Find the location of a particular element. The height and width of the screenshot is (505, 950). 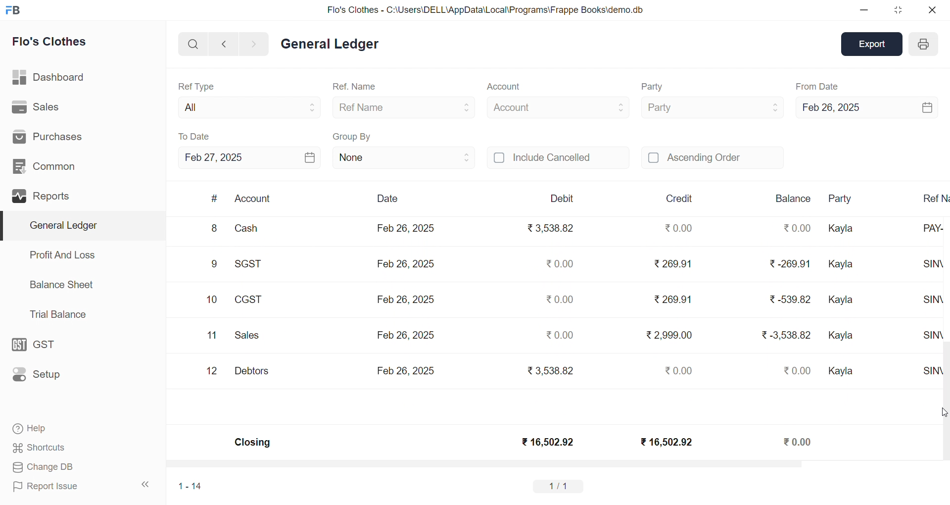

Kayla is located at coordinates (844, 265).